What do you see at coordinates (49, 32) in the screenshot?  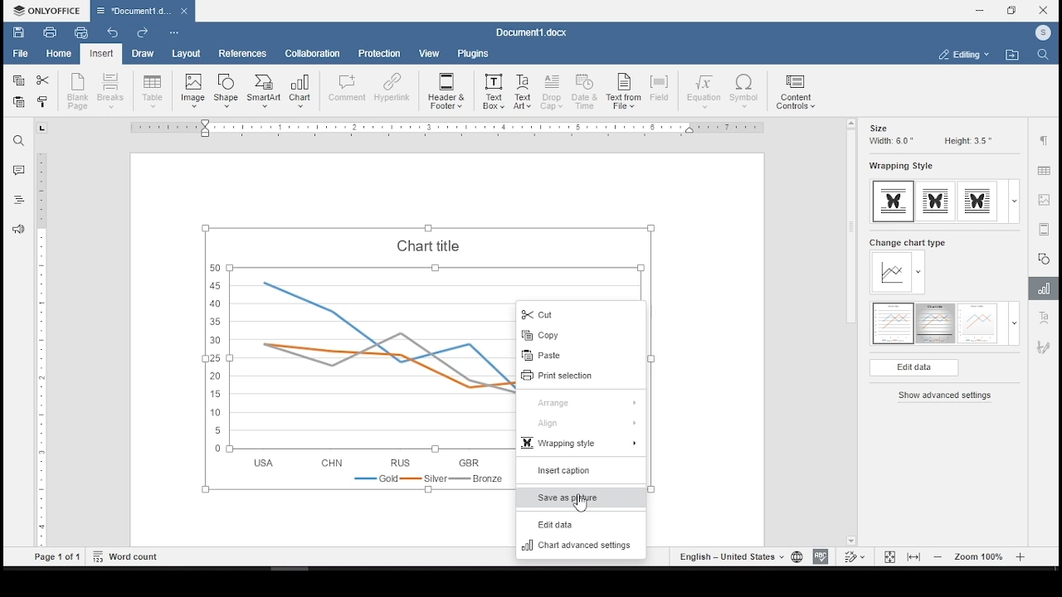 I see `print file` at bounding box center [49, 32].